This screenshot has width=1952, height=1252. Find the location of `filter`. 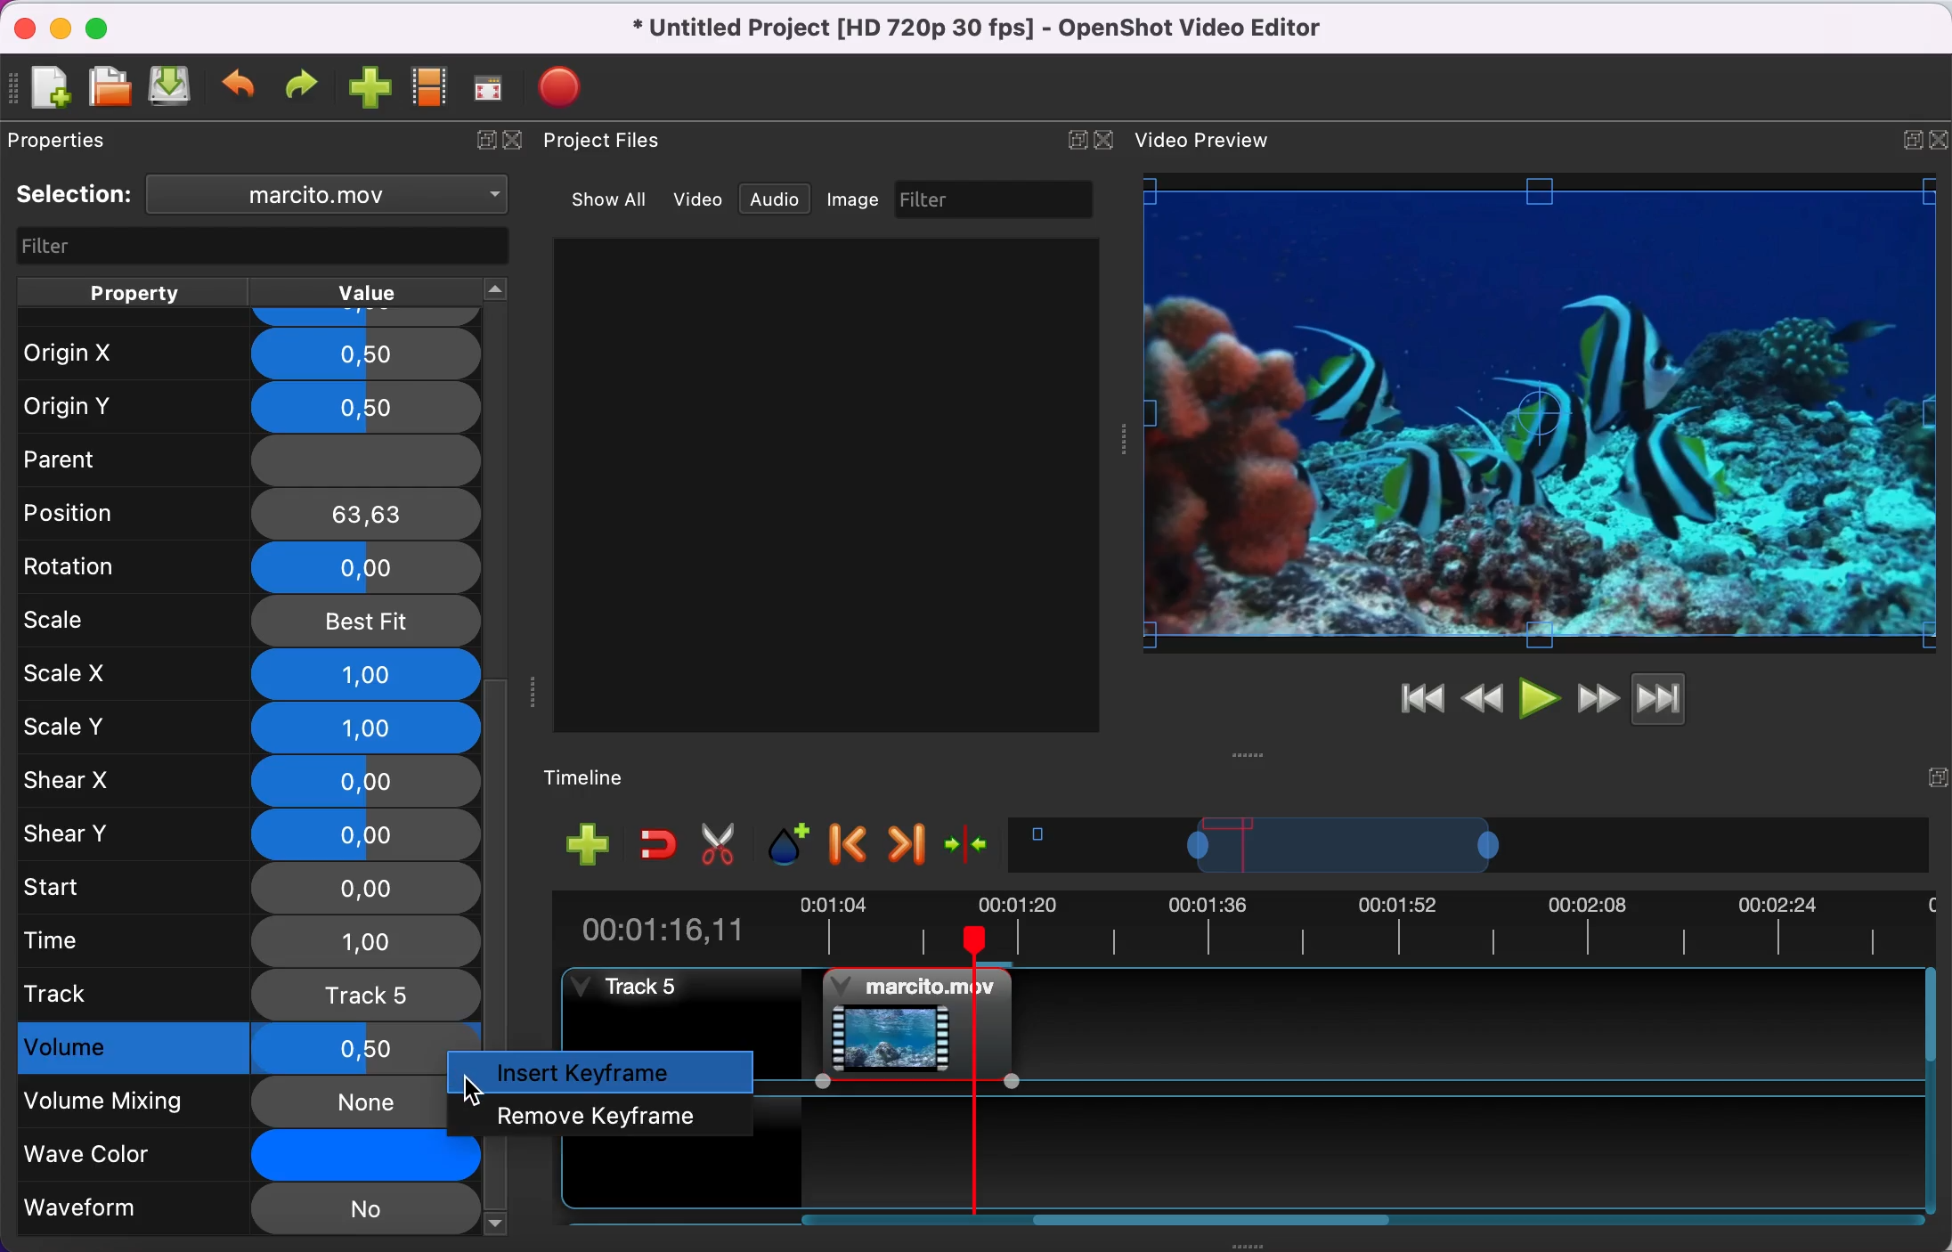

filter is located at coordinates (999, 199).